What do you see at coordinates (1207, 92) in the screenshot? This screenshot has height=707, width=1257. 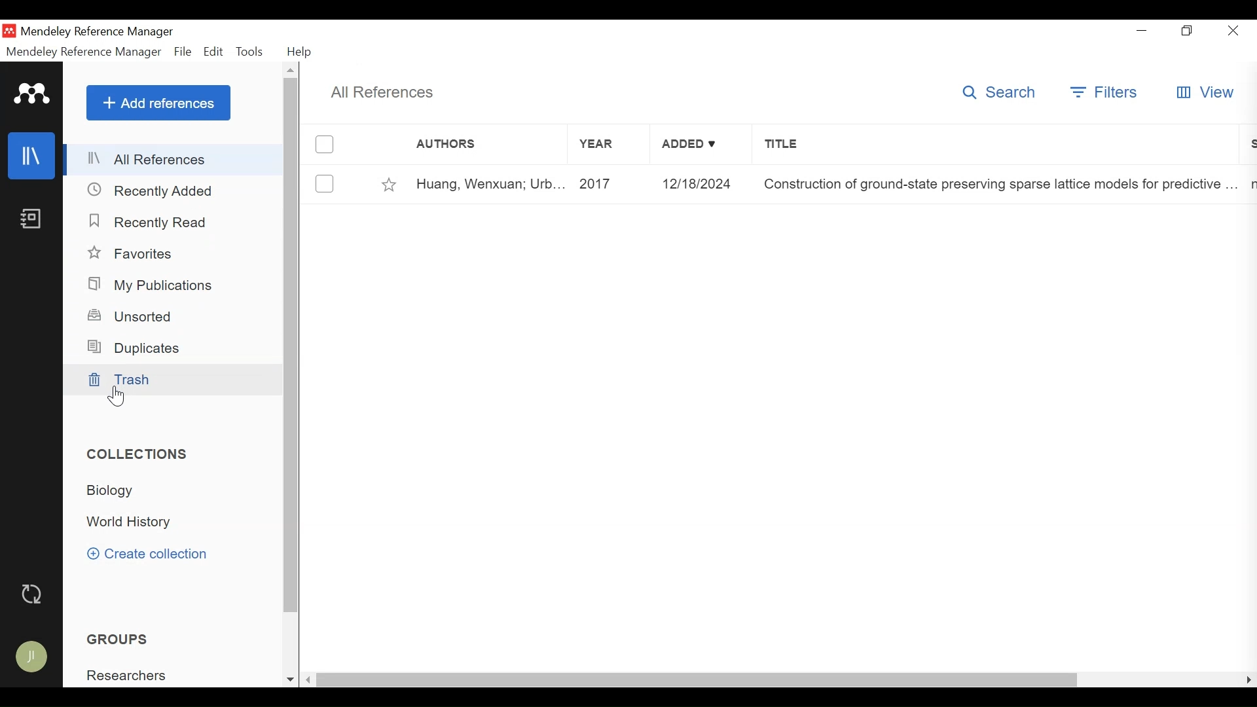 I see `View` at bounding box center [1207, 92].